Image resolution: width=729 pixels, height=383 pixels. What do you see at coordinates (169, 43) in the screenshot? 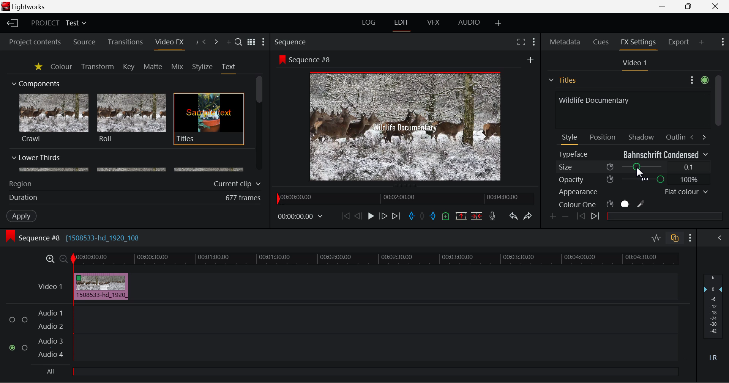
I see `Video FX Panel Open` at bounding box center [169, 43].